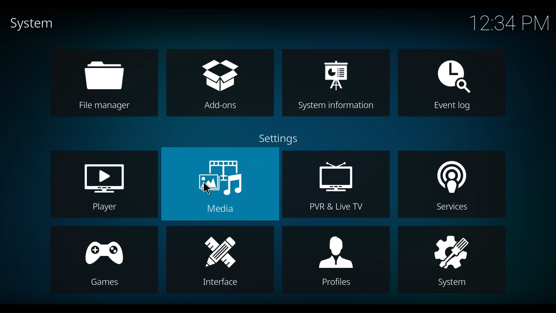 This screenshot has height=313, width=556. I want to click on Time, so click(509, 23).